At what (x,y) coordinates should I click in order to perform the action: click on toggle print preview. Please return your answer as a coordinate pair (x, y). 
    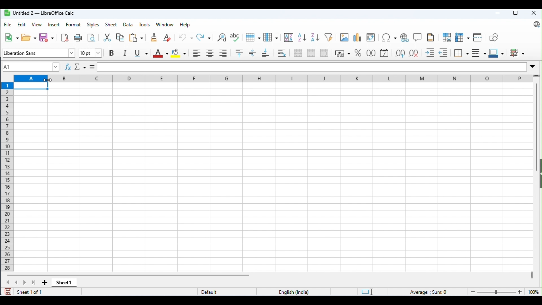
    Looking at the image, I should click on (91, 38).